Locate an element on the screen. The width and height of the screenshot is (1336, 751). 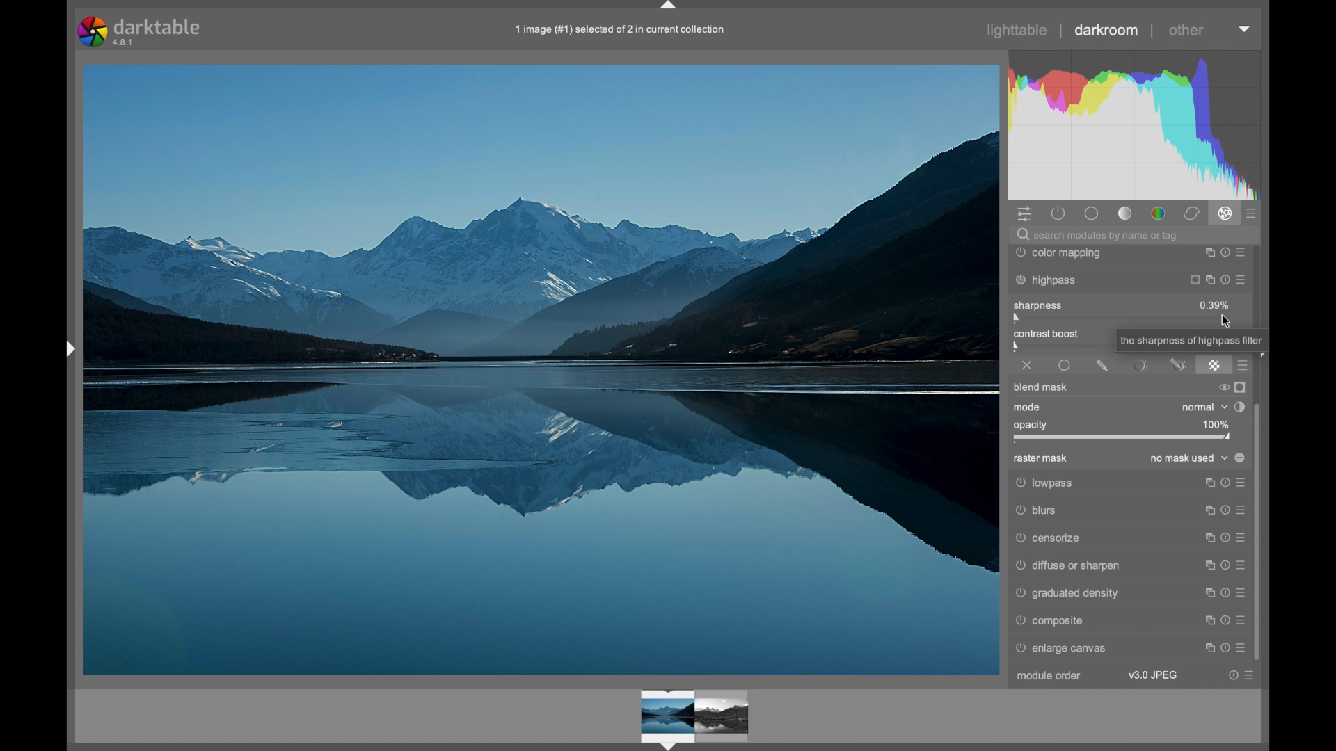
tool tip is located at coordinates (1193, 341).